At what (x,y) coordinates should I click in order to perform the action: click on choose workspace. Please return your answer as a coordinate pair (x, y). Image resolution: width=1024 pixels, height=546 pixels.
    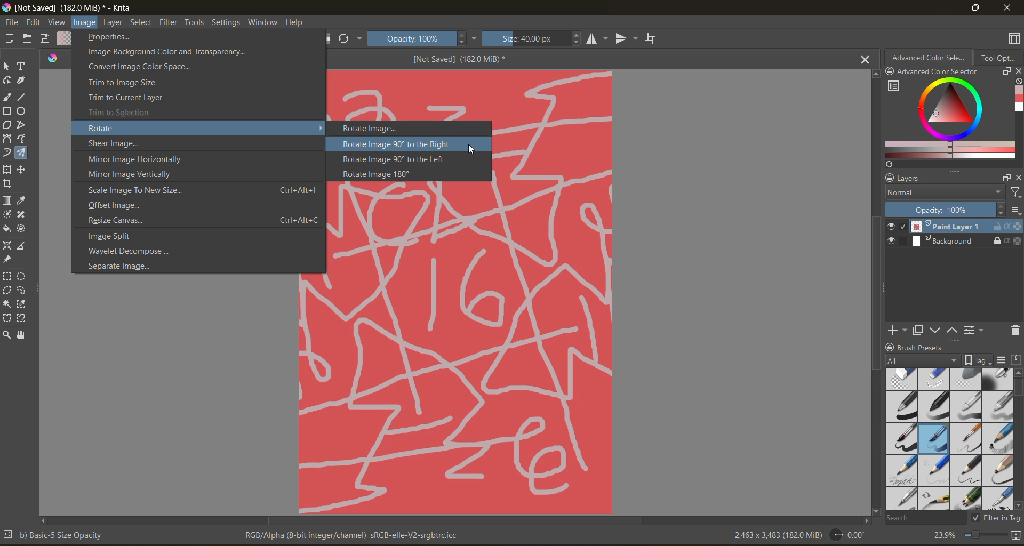
    Looking at the image, I should click on (1015, 39).